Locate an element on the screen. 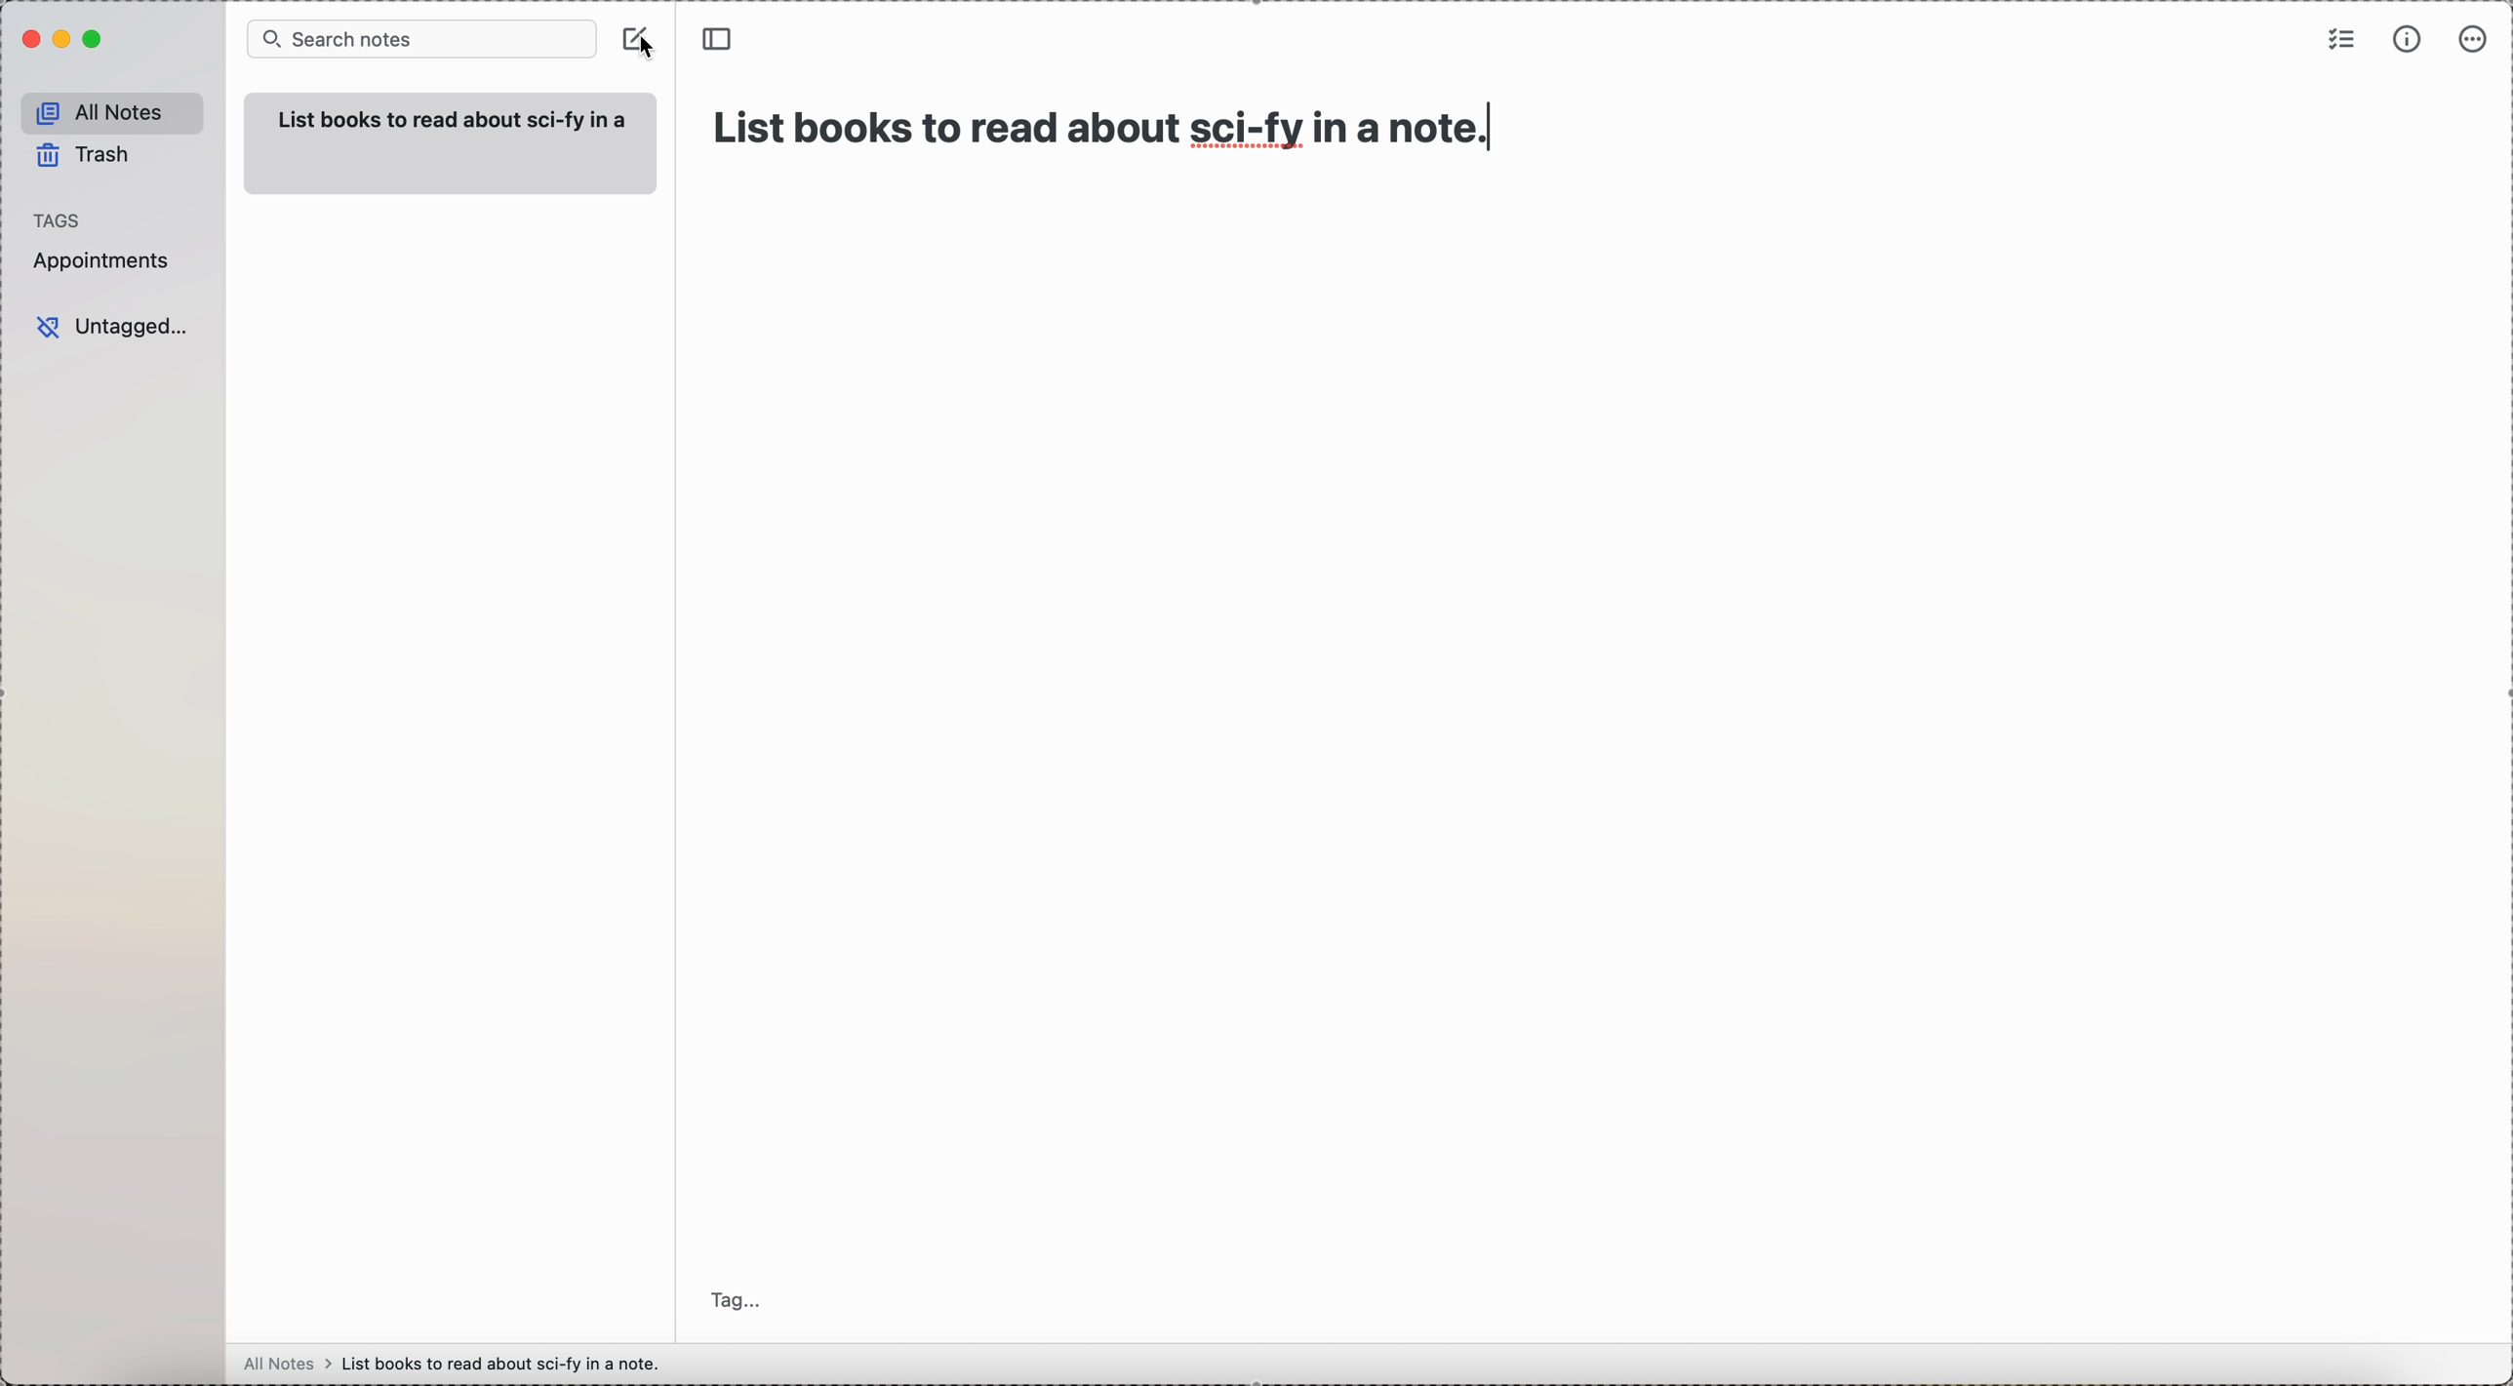 This screenshot has width=2513, height=1386. create note is located at coordinates (627, 35).